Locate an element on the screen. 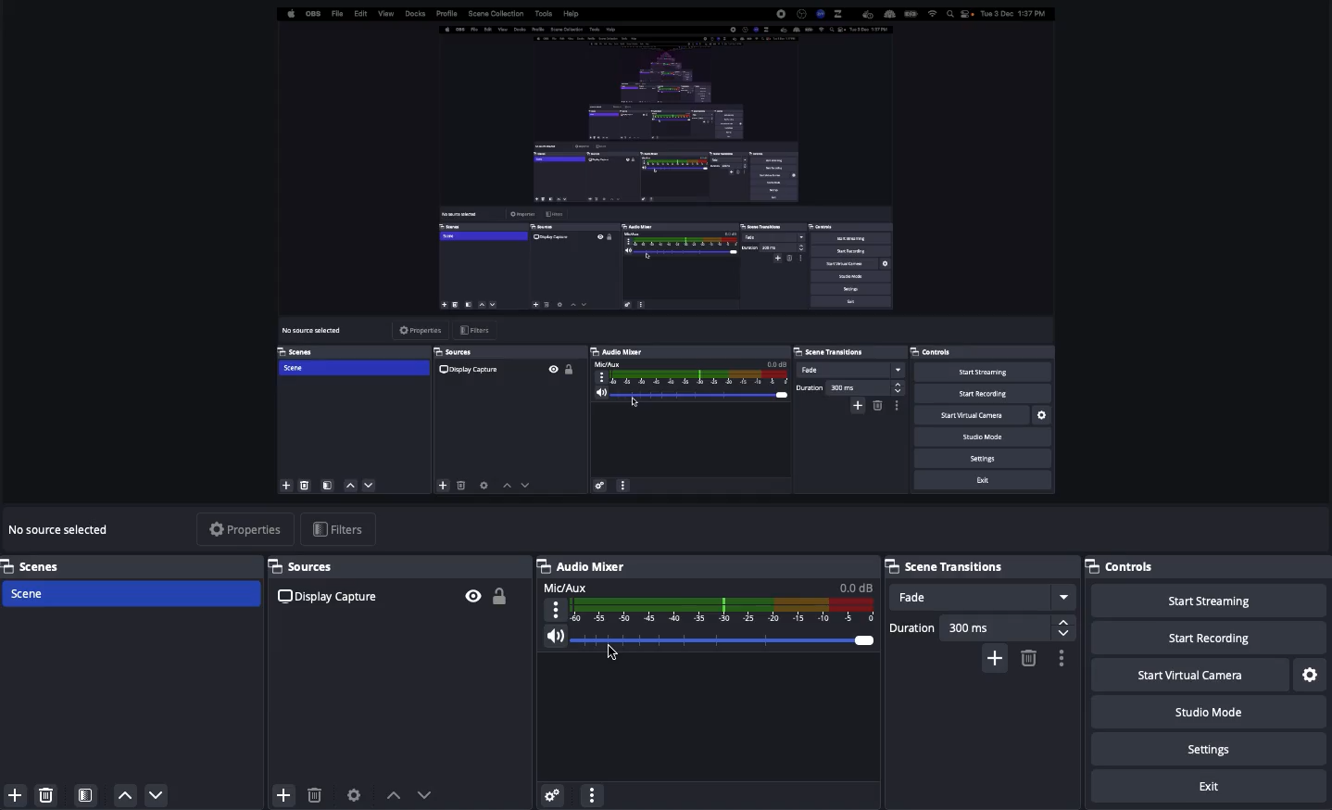 The image size is (1332, 810). Source preferences  is located at coordinates (356, 793).